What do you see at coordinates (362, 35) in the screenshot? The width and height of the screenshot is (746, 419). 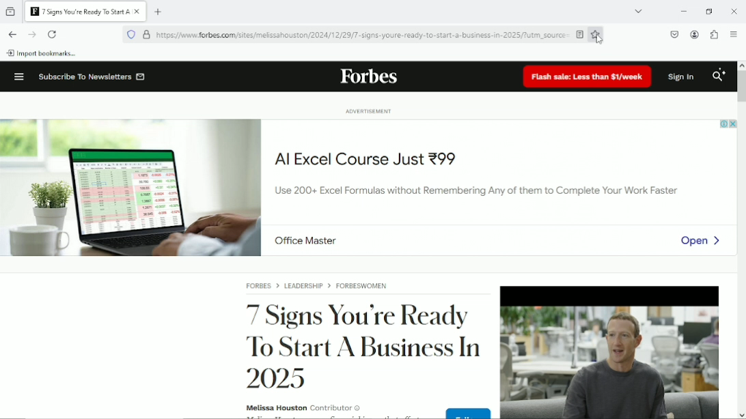 I see `https://www.forbes.com/sites/melissahouston/2024/12/29/7-signs-youre-ready-to-start-a-business-in-2025` at bounding box center [362, 35].